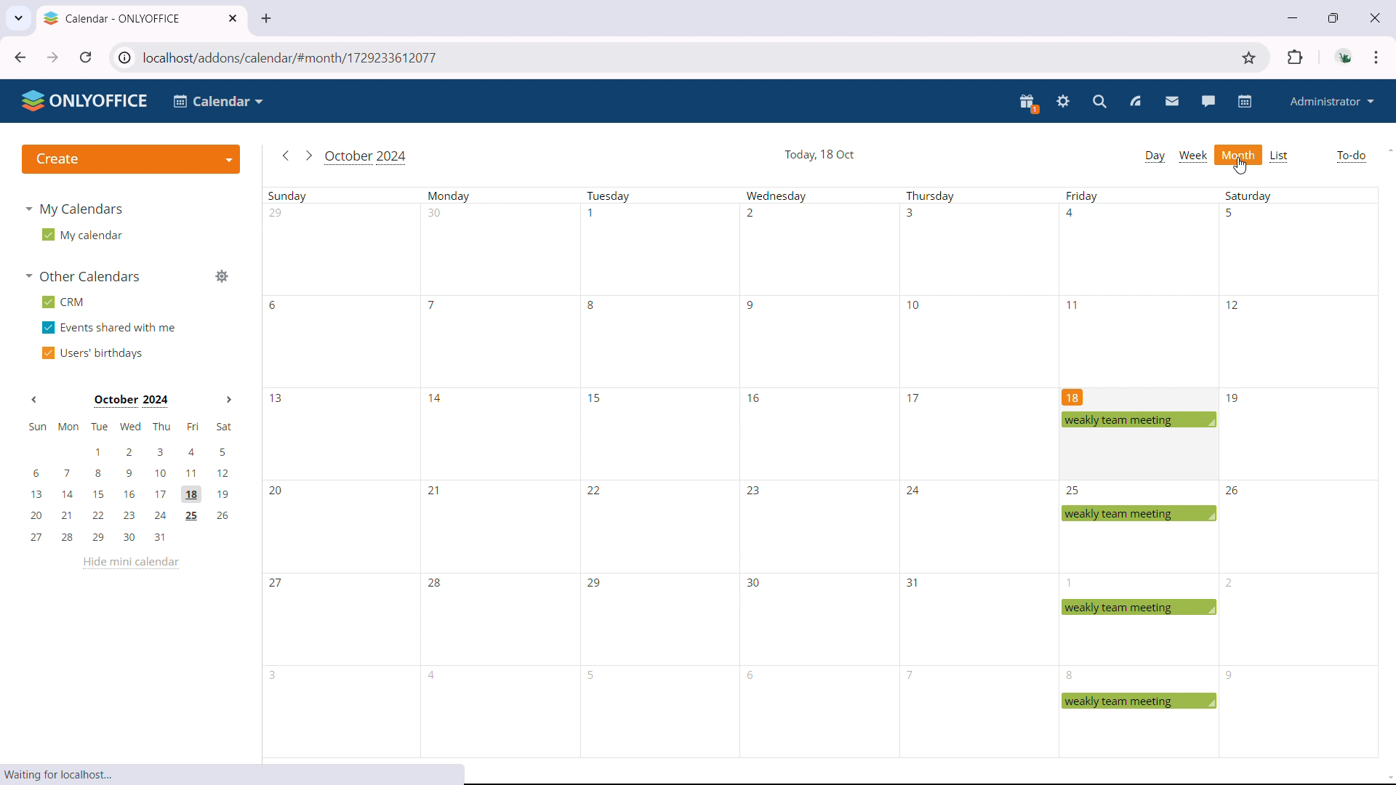 This screenshot has width=1396, height=785. I want to click on my calendars, so click(74, 209).